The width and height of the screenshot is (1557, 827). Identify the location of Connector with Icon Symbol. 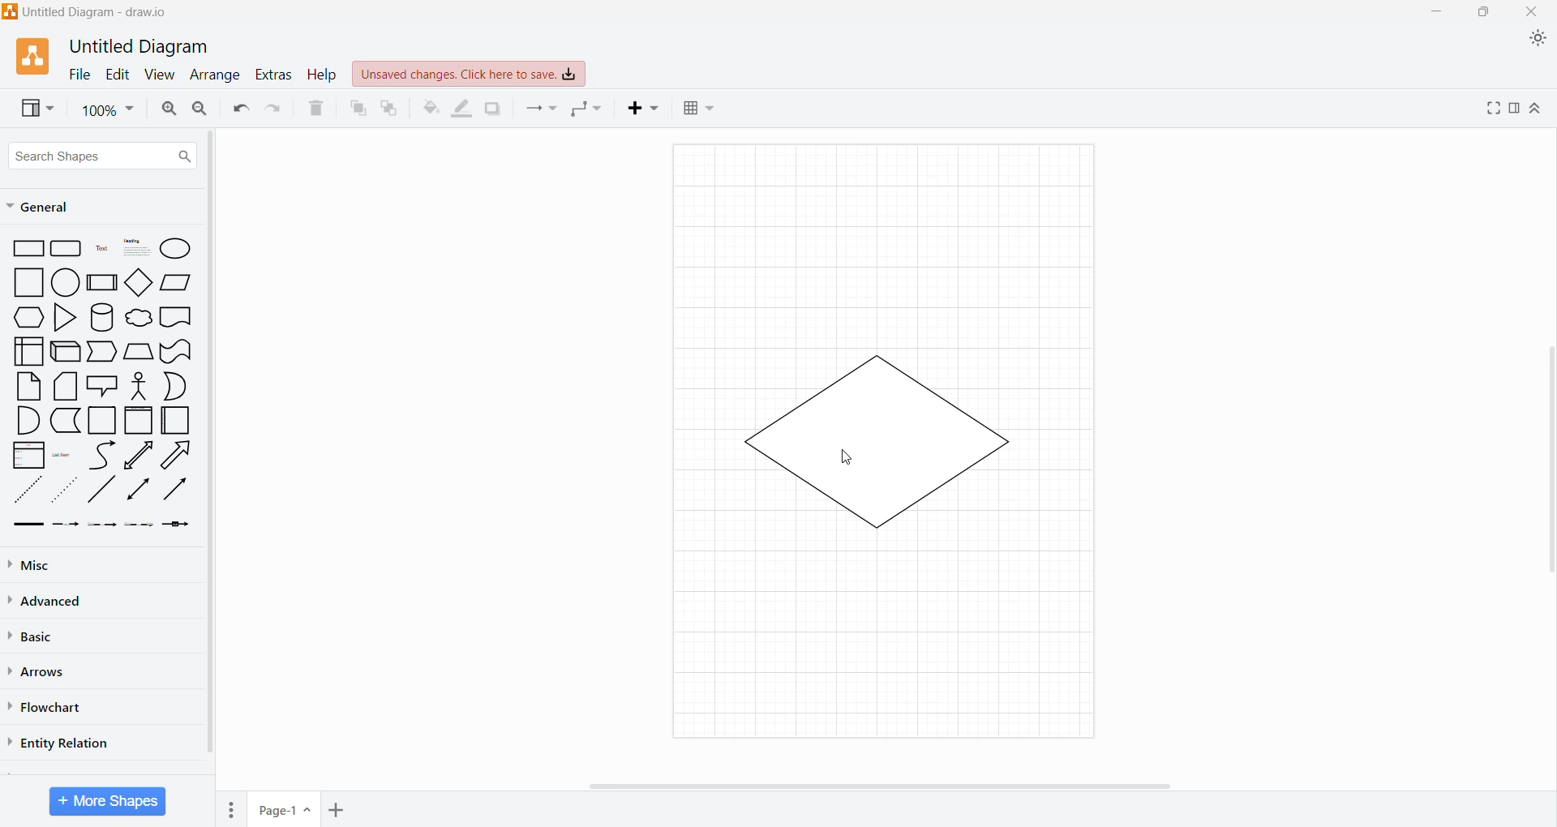
(180, 525).